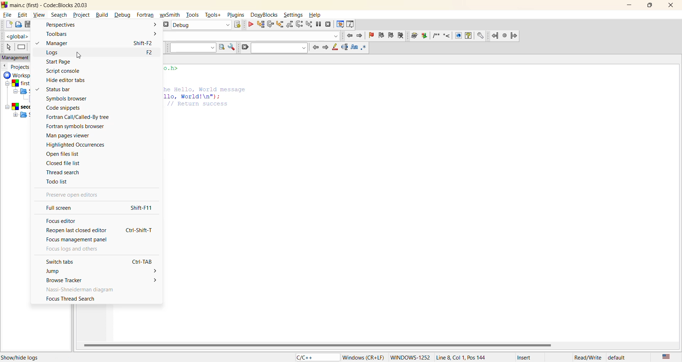  I want to click on text language, so click(666, 357).